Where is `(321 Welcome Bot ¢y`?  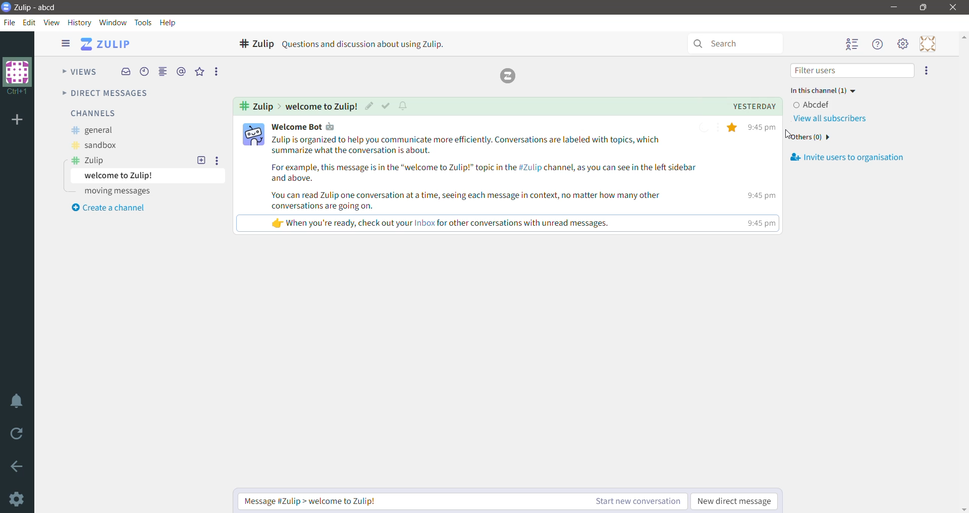
(321 Welcome Bot ¢y is located at coordinates (307, 126).